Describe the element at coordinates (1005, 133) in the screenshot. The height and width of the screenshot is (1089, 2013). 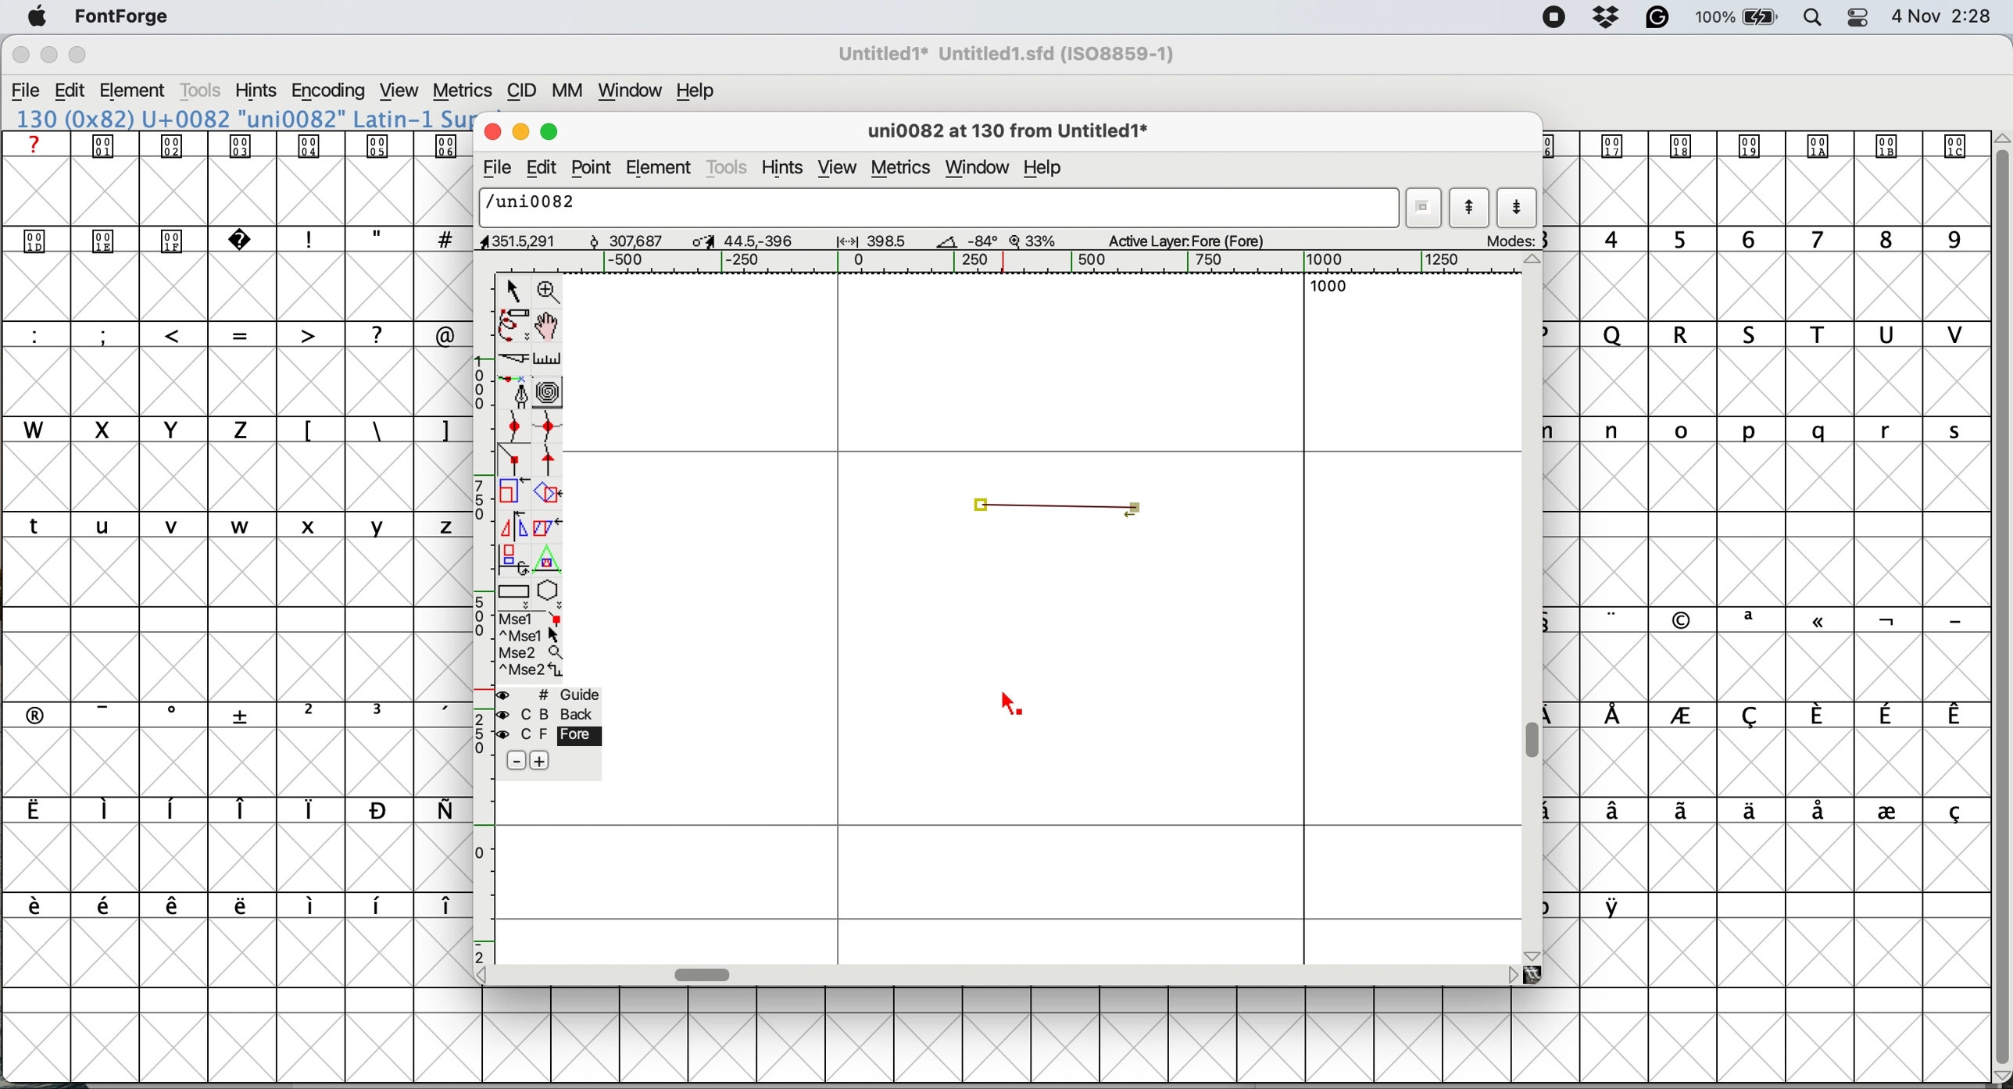
I see `glyph name` at that location.